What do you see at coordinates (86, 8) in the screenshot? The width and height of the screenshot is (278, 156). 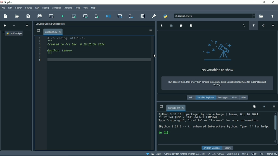 I see `View` at bounding box center [86, 8].